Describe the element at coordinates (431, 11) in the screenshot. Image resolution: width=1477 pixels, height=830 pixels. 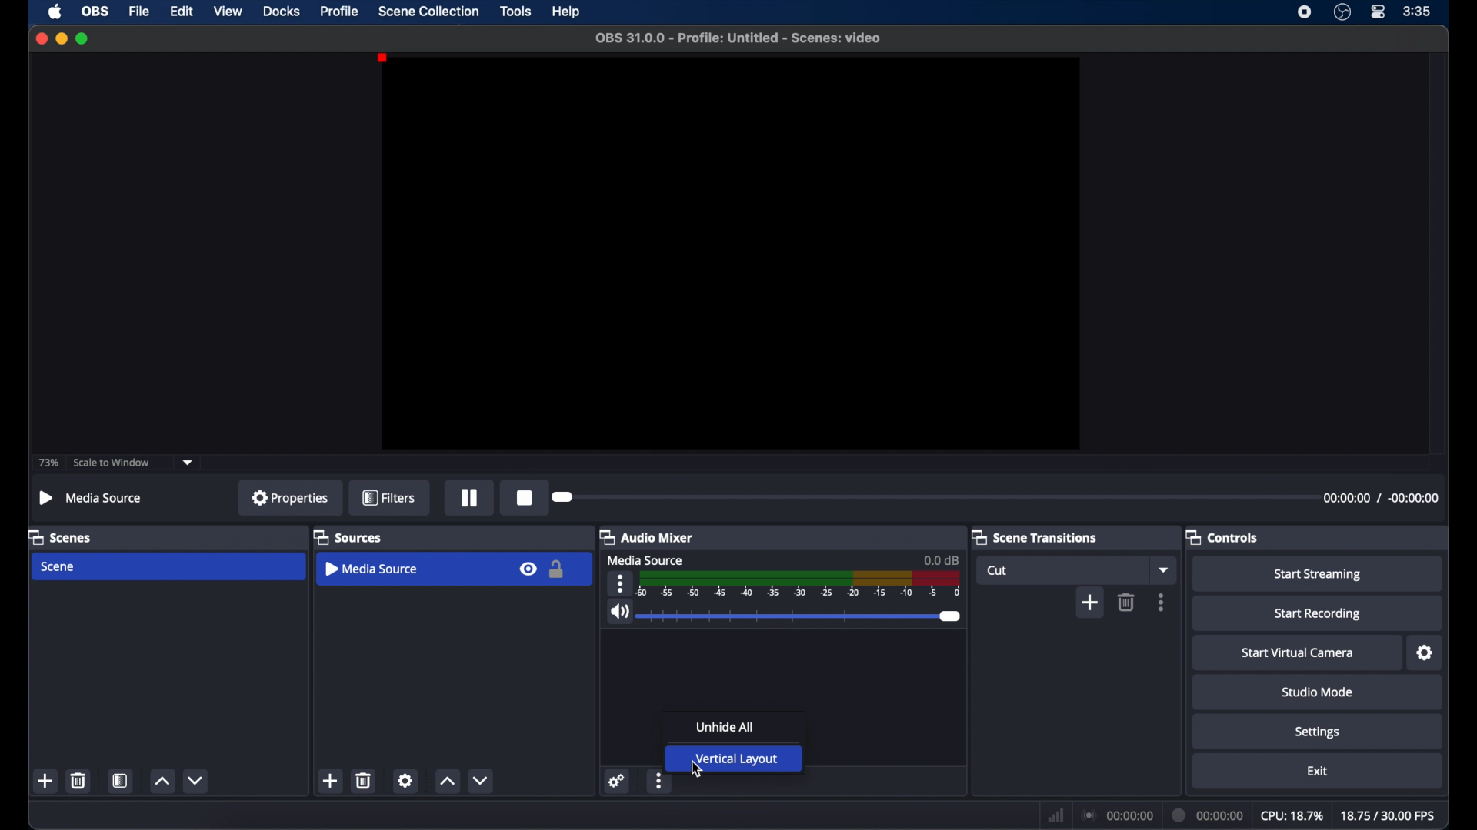
I see `scene collection` at that location.